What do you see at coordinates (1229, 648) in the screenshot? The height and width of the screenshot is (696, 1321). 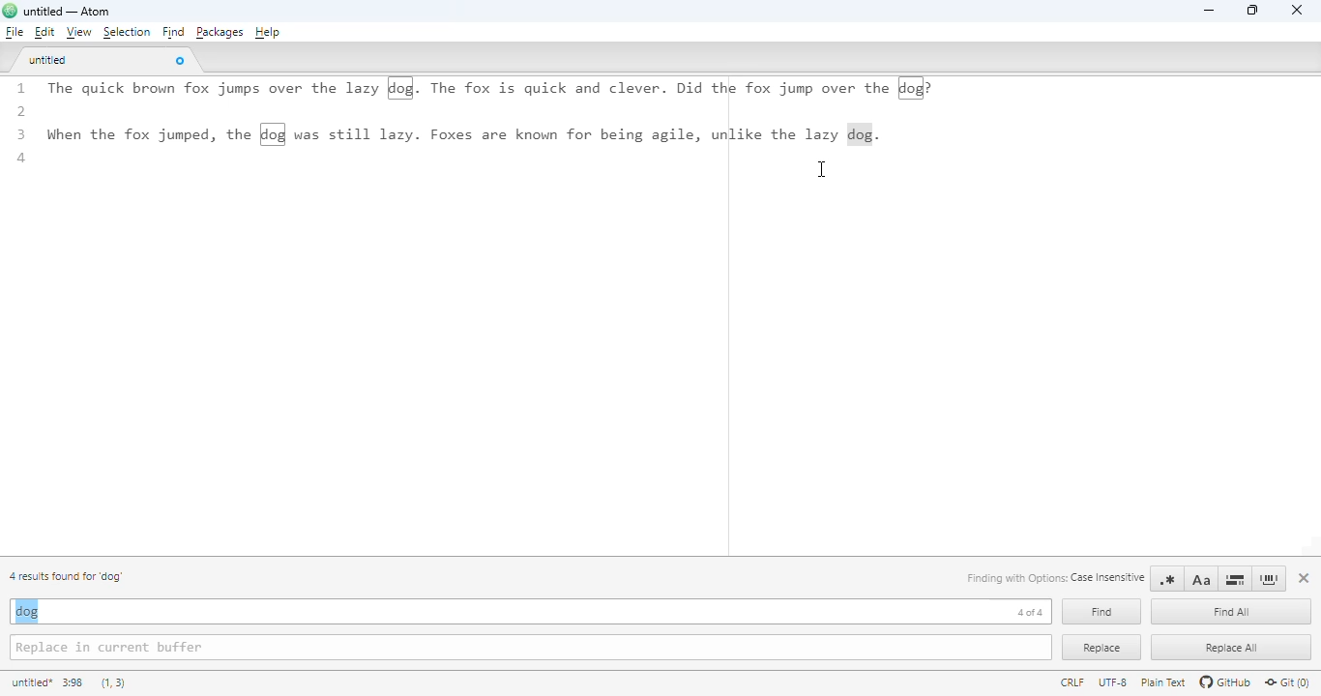 I see `replace all` at bounding box center [1229, 648].